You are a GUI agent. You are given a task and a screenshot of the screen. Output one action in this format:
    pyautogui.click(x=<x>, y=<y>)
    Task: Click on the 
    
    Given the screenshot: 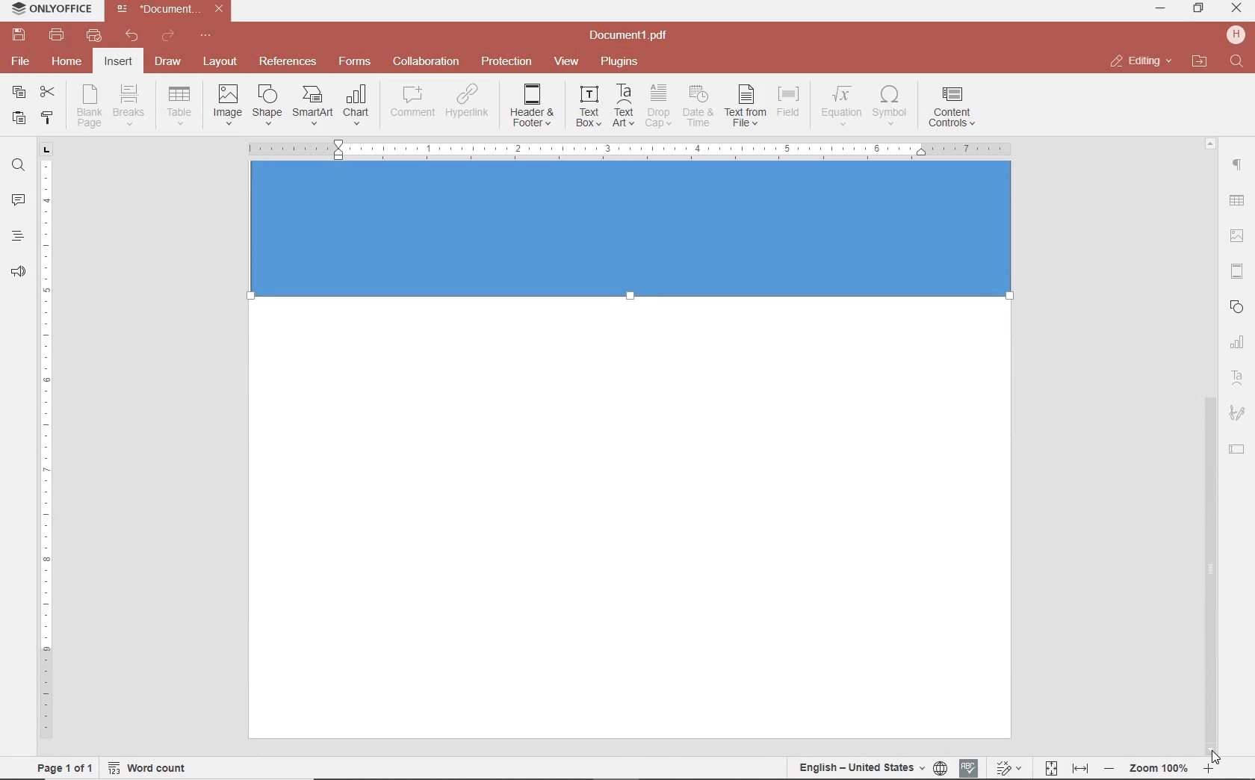 What is the action you would take?
    pyautogui.click(x=1210, y=141)
    